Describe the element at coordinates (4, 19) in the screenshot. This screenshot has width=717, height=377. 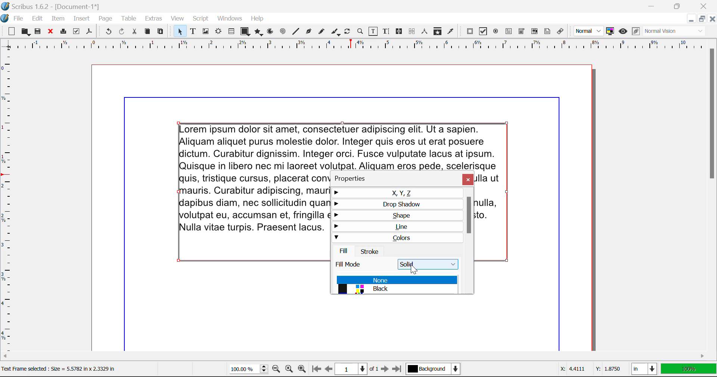
I see `scribus logo` at that location.